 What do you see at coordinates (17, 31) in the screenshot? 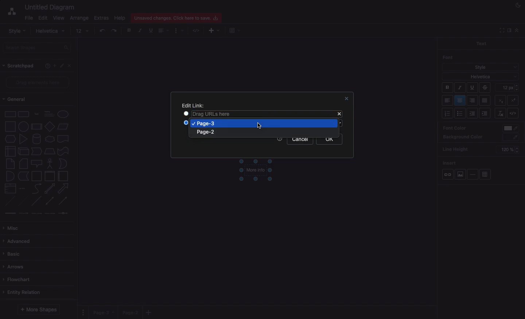
I see `Style` at bounding box center [17, 31].